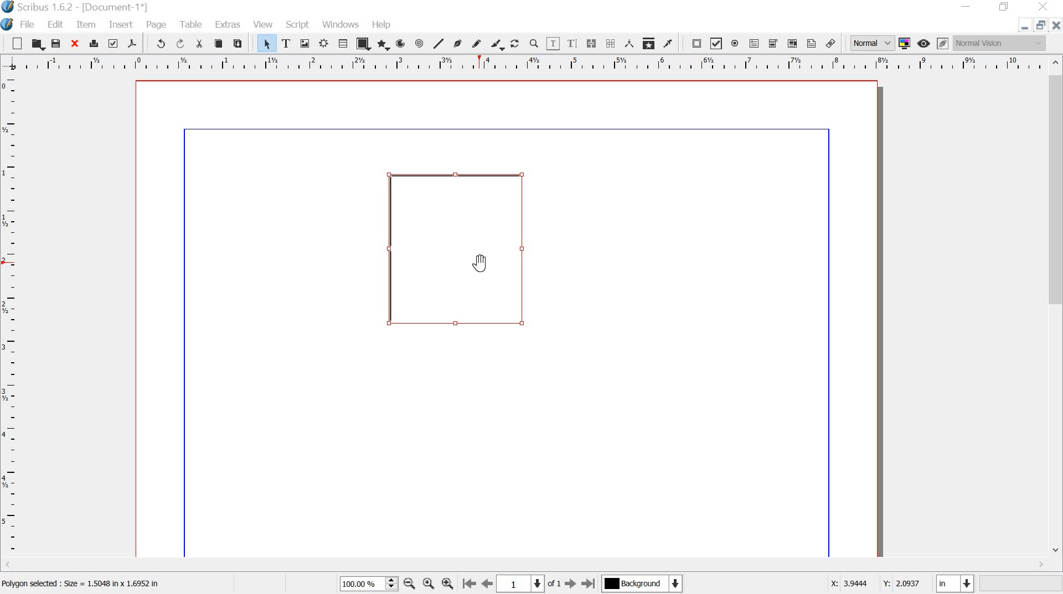 The width and height of the screenshot is (1063, 594). What do you see at coordinates (229, 24) in the screenshot?
I see `extras` at bounding box center [229, 24].